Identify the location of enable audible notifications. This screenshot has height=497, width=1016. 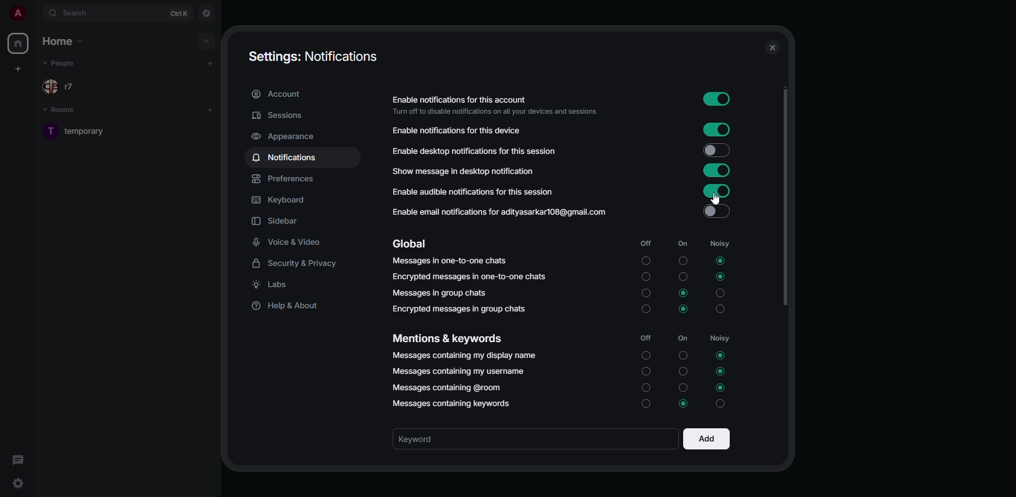
(477, 194).